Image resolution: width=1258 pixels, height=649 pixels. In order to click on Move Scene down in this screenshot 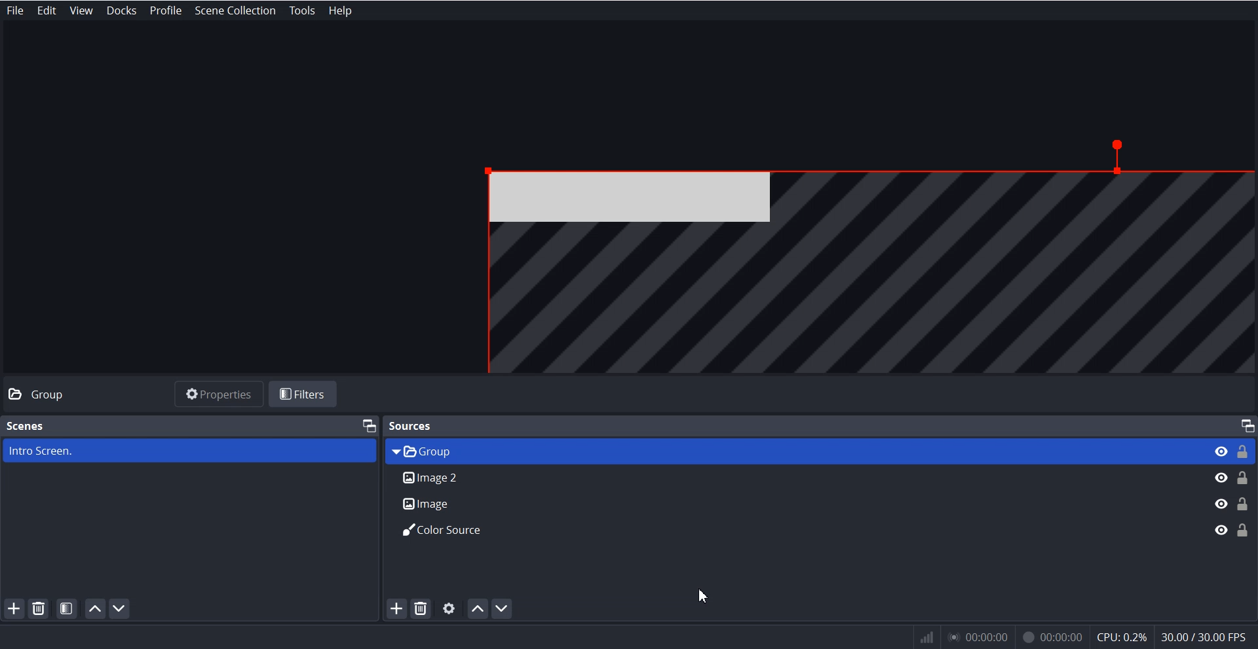, I will do `click(505, 608)`.